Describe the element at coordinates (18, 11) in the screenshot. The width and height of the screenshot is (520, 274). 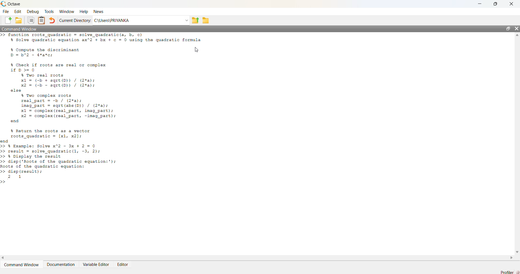
I see `Edit` at that location.